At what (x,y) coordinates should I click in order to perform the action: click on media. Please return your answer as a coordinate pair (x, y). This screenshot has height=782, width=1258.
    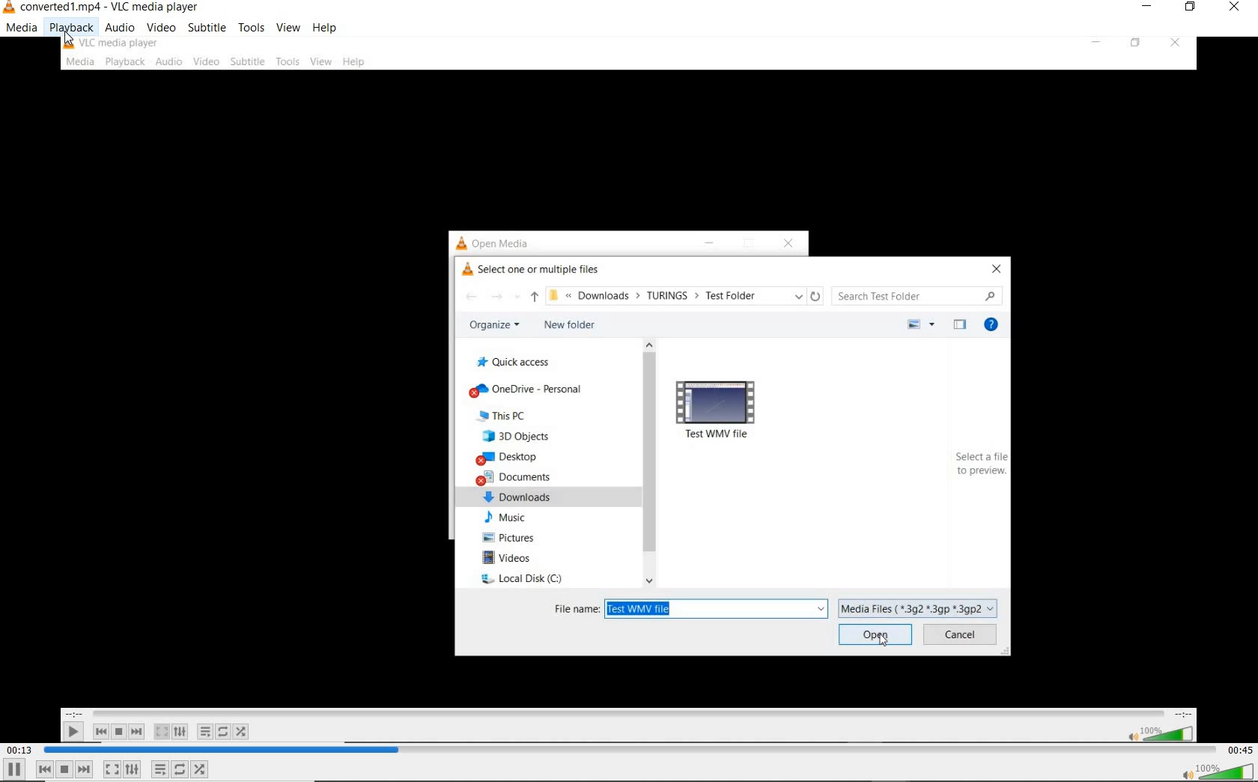
    Looking at the image, I should click on (22, 26).